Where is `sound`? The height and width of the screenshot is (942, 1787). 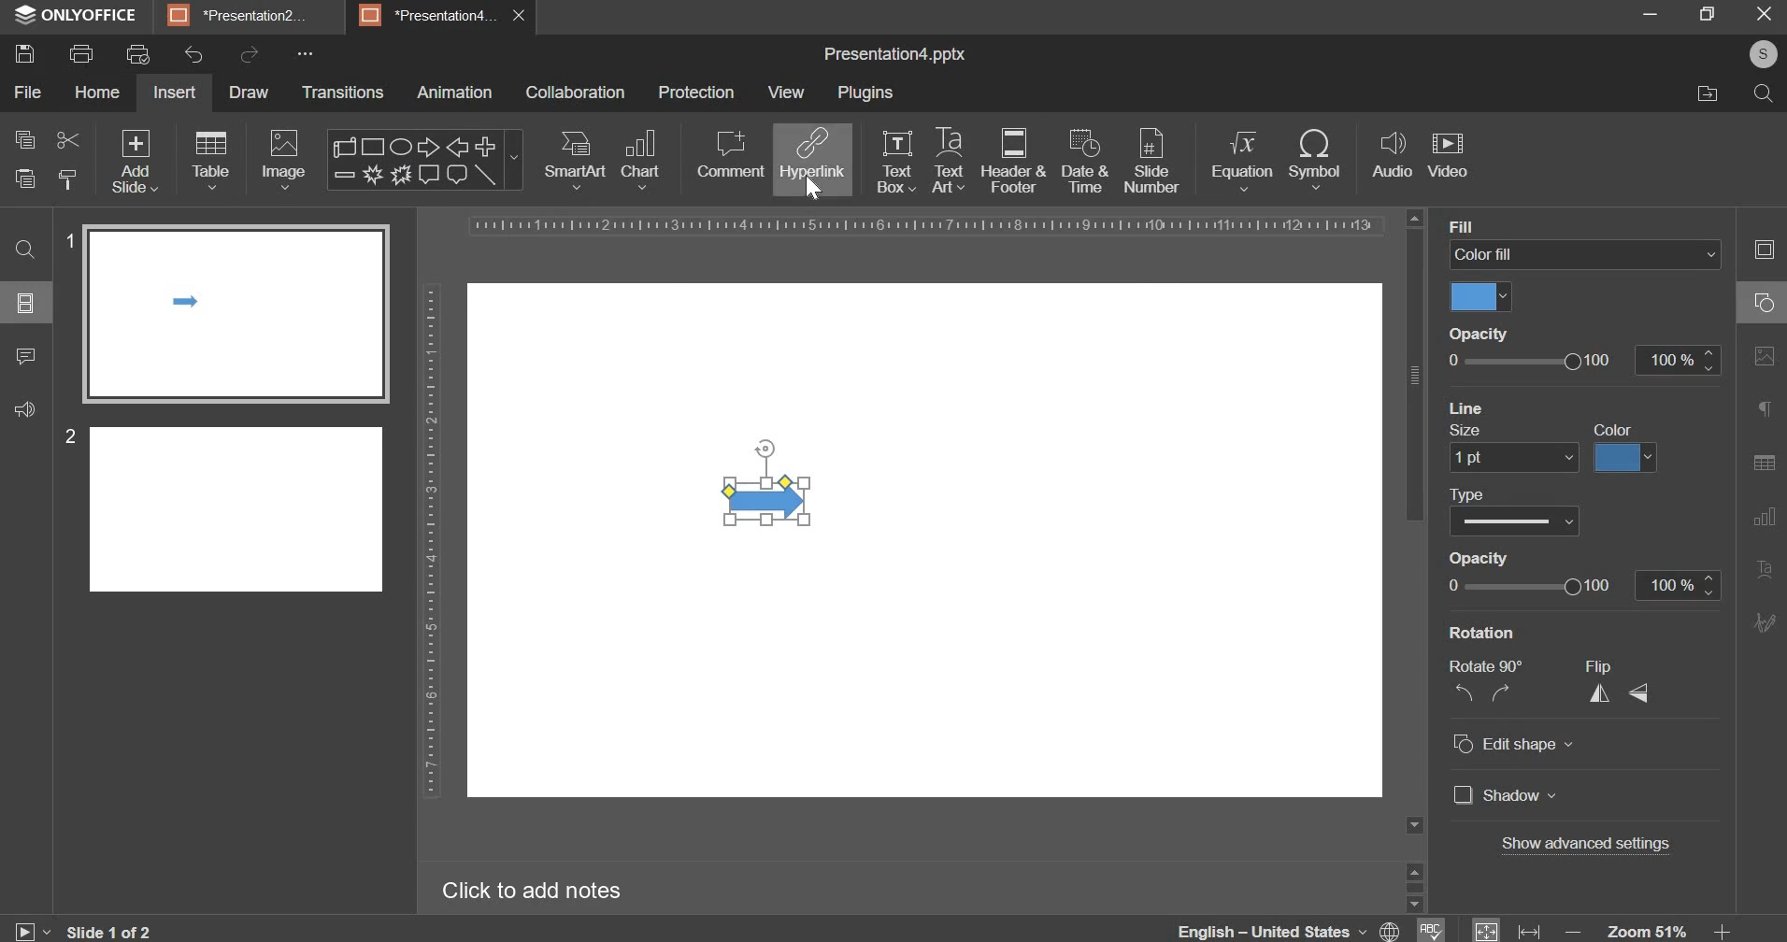 sound is located at coordinates (24, 413).